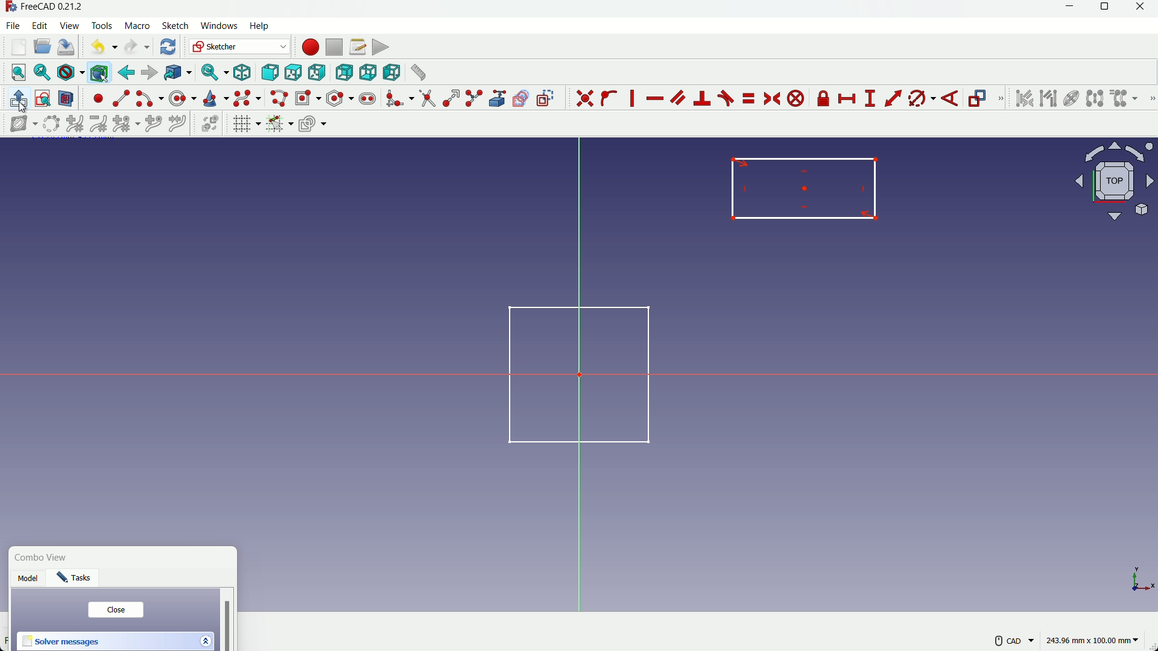  Describe the element at coordinates (390, 72) in the screenshot. I see `left view` at that location.